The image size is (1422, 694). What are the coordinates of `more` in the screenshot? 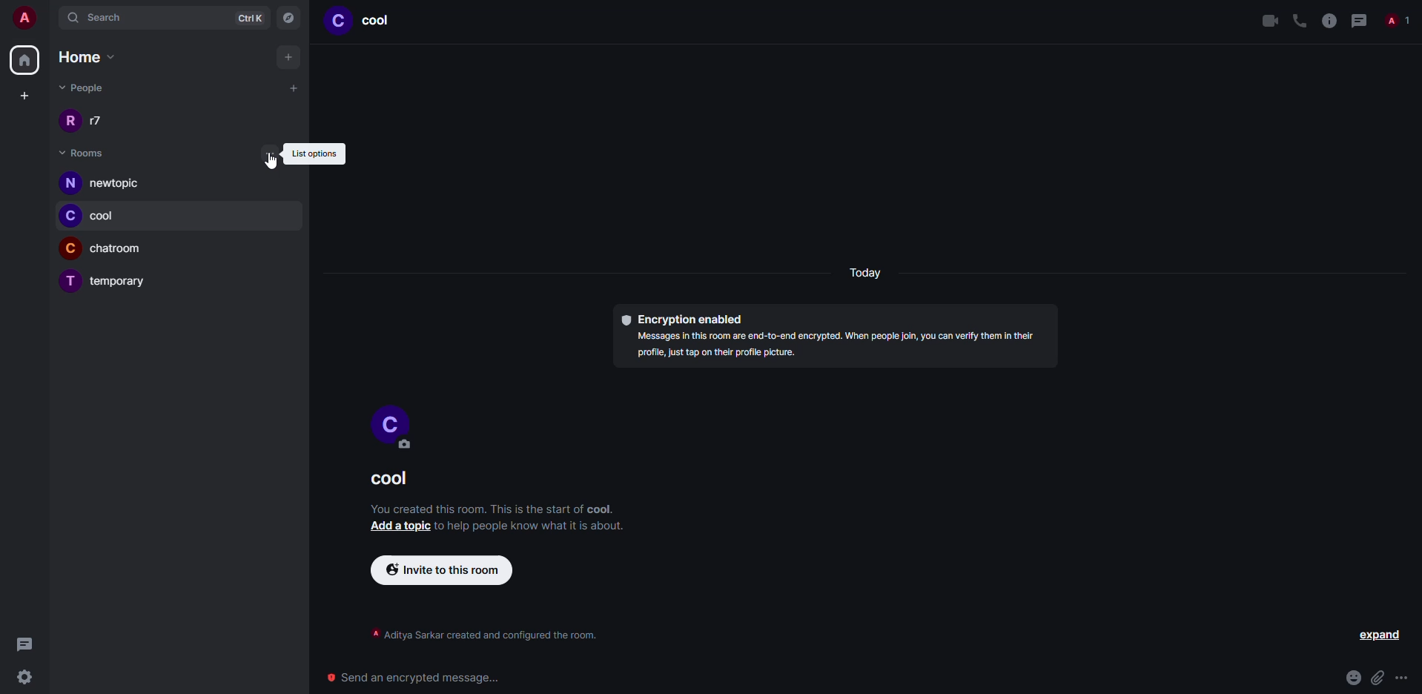 It's located at (1401, 678).